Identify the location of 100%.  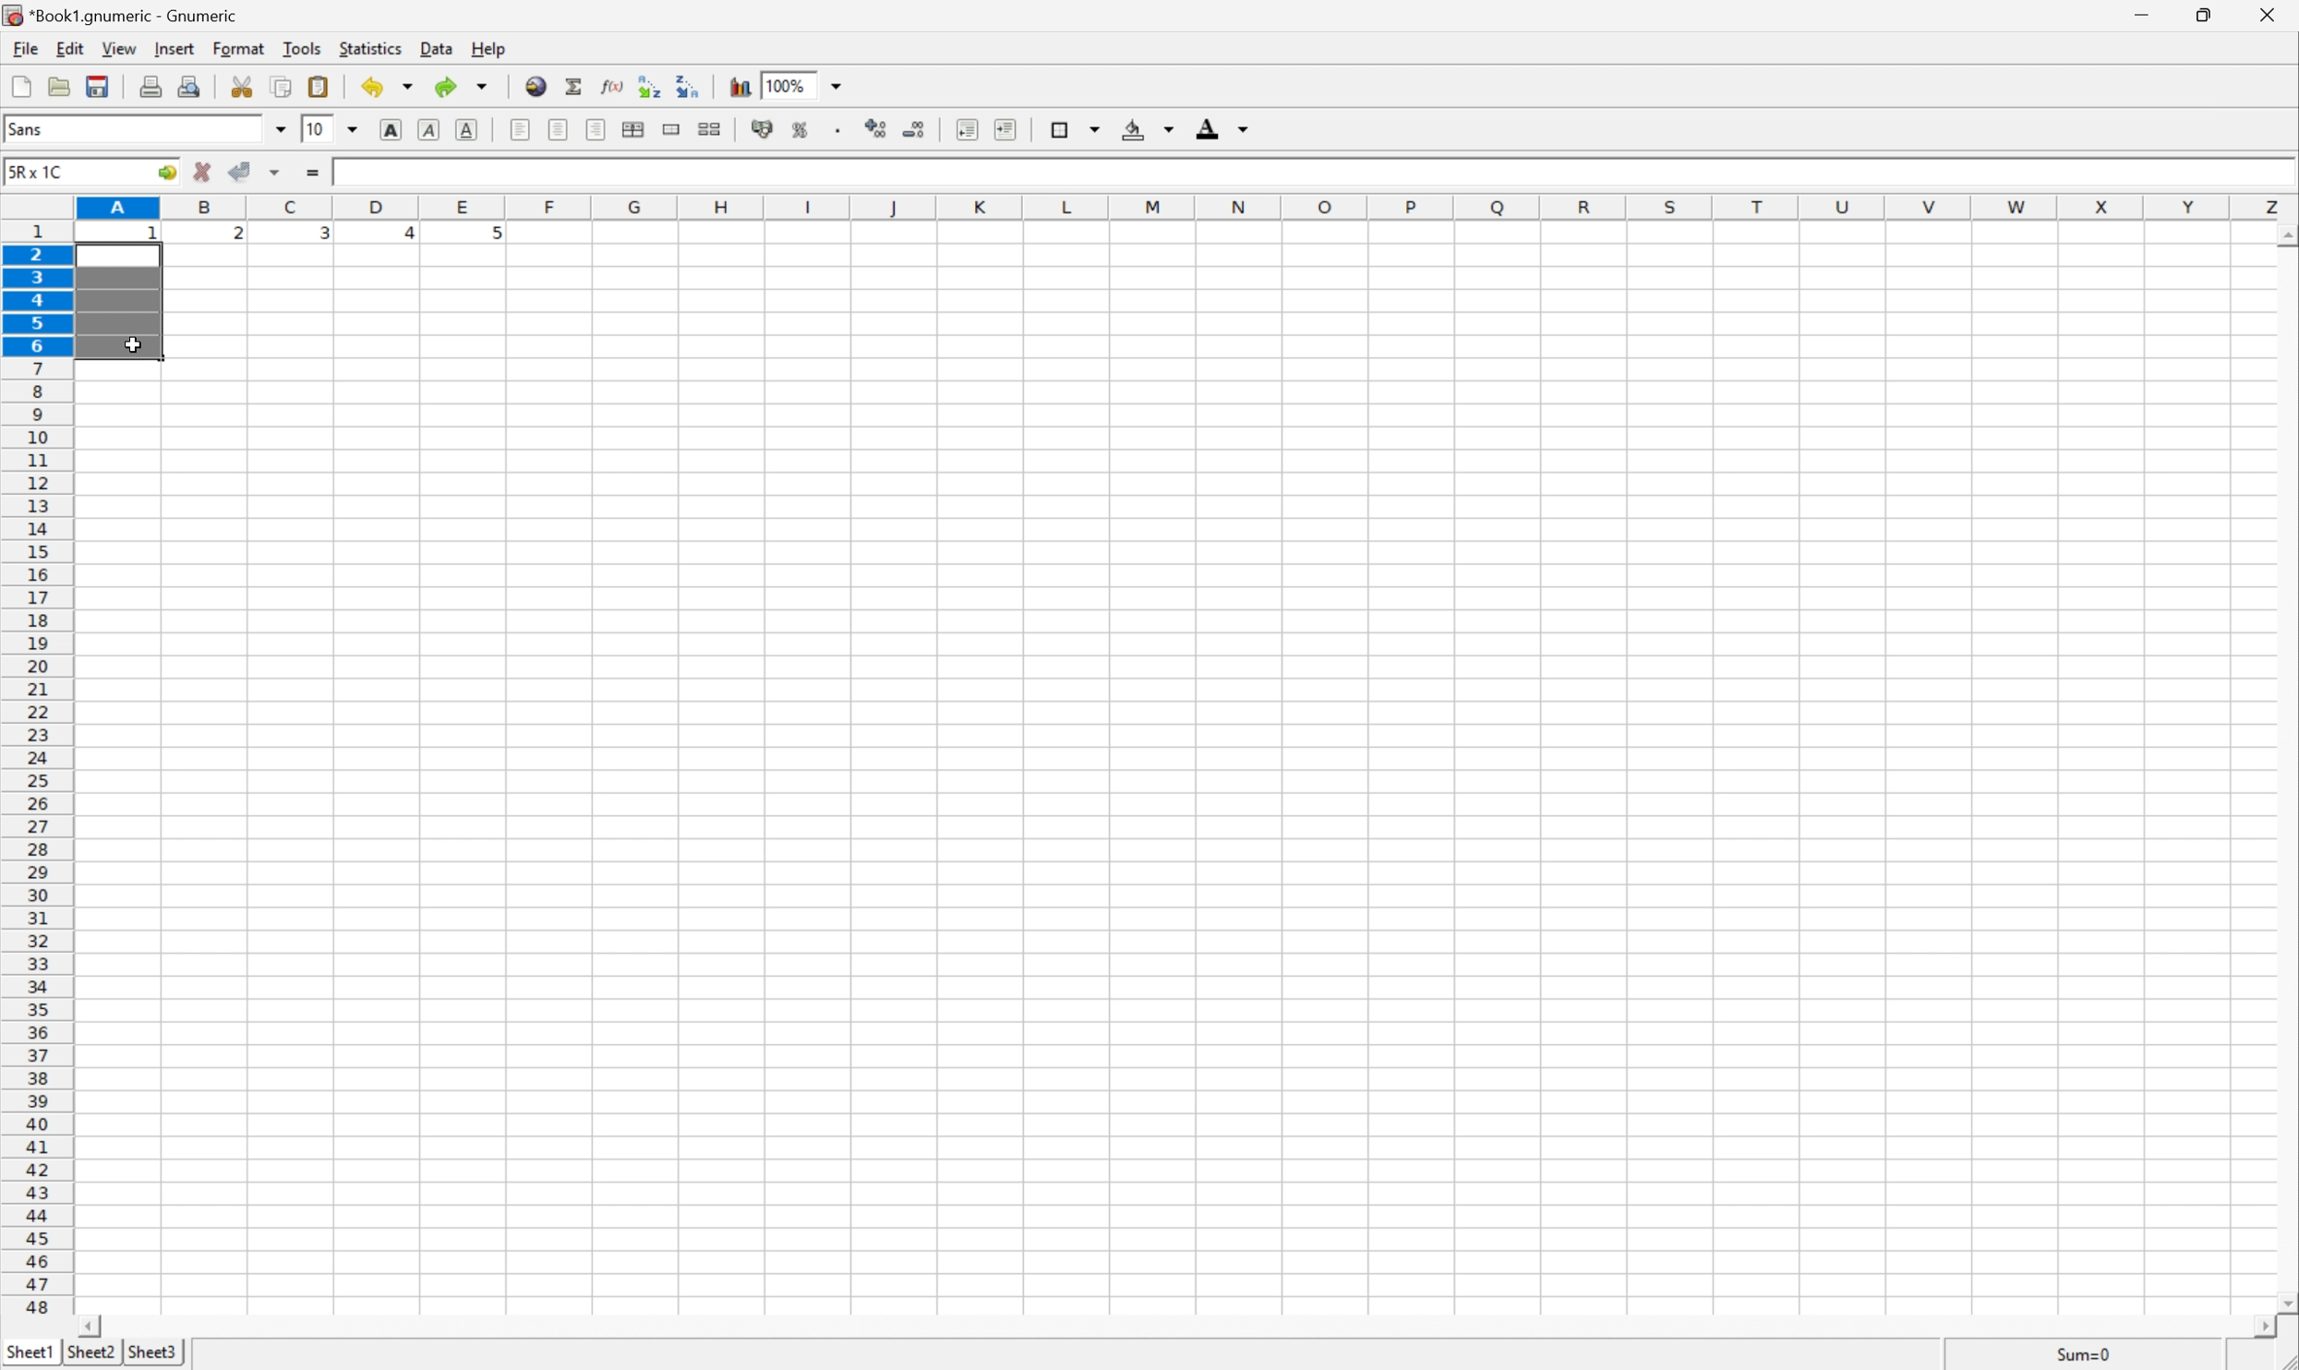
(789, 84).